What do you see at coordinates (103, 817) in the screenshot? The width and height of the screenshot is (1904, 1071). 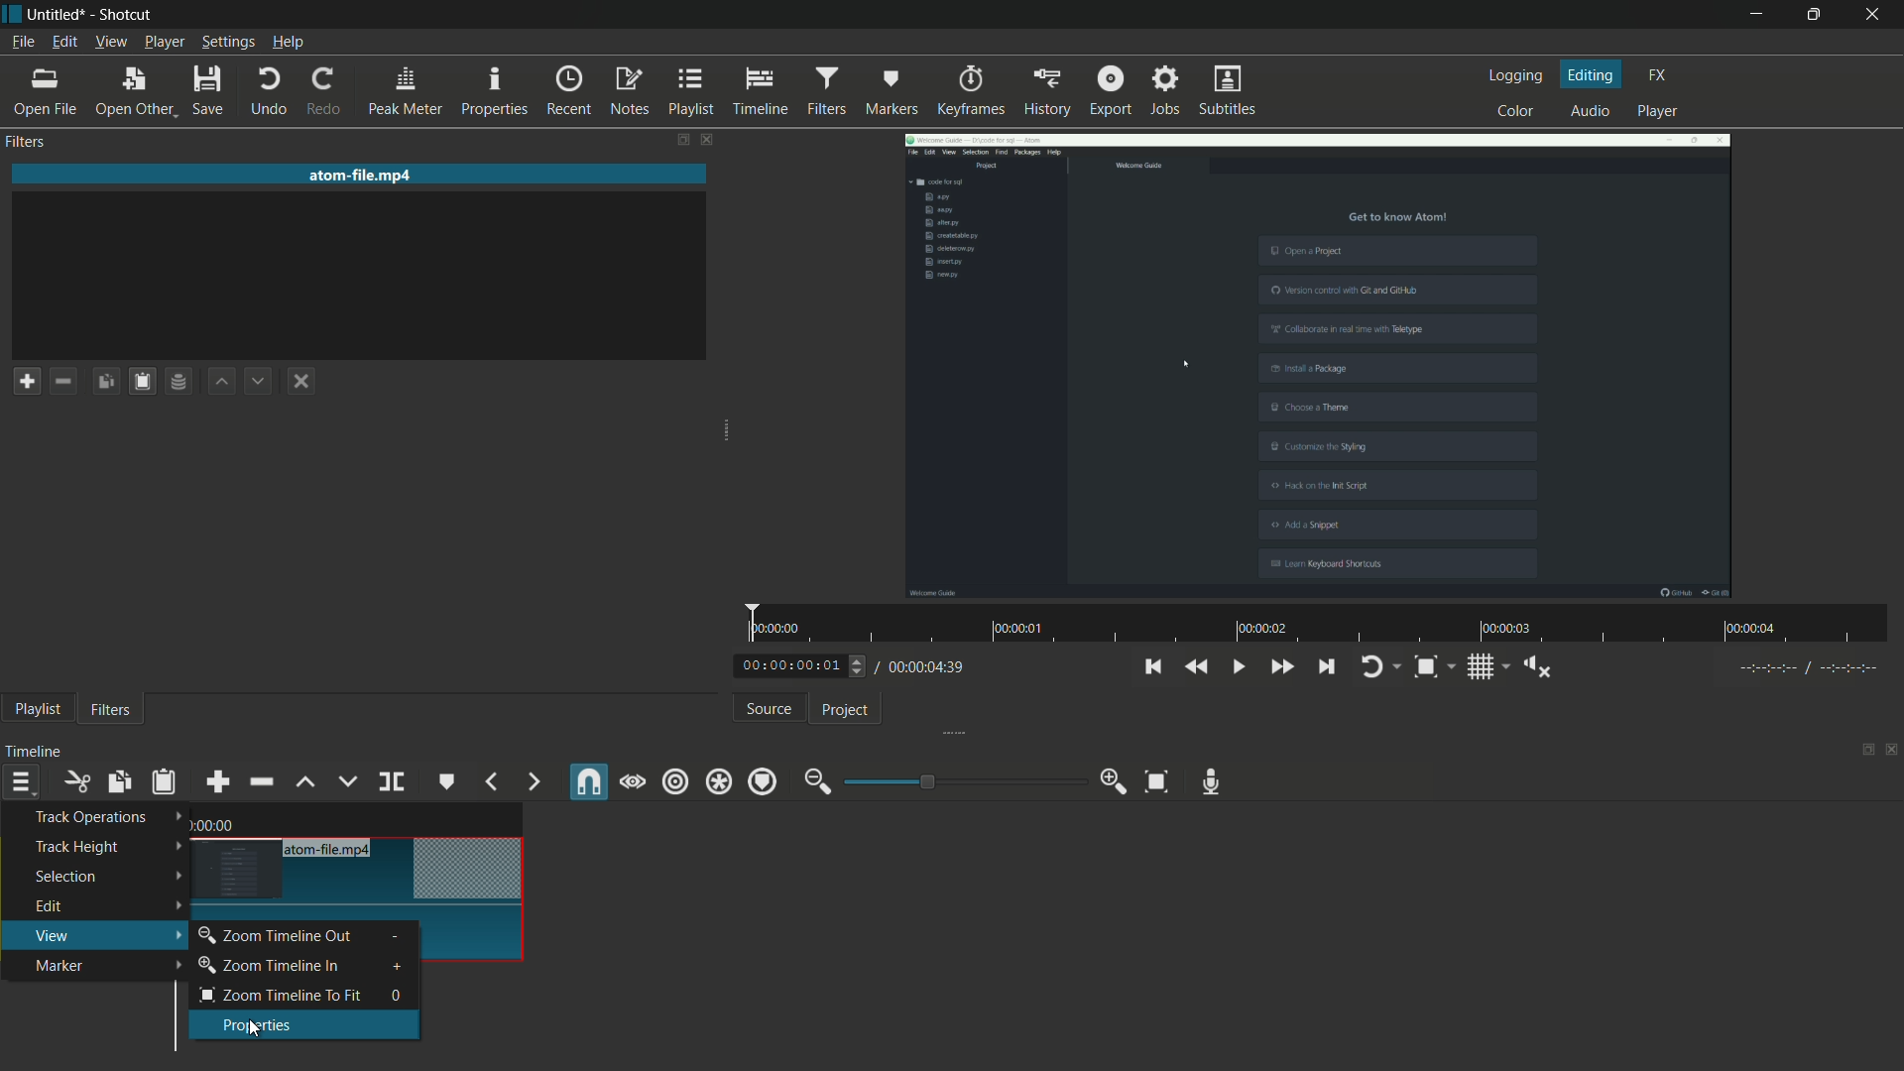 I see `track operations` at bounding box center [103, 817].